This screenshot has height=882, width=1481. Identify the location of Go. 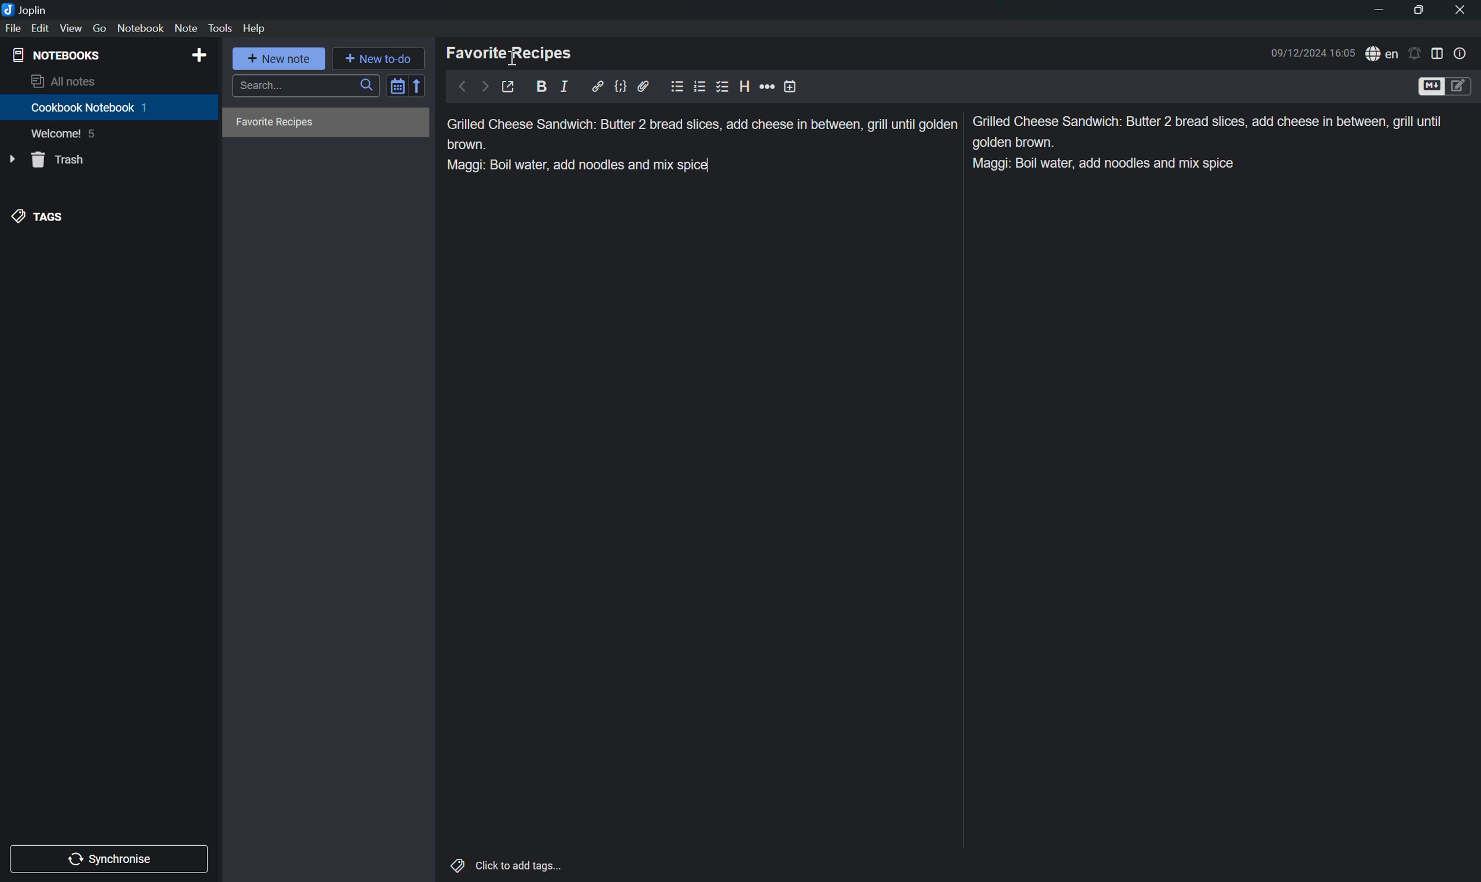
(101, 29).